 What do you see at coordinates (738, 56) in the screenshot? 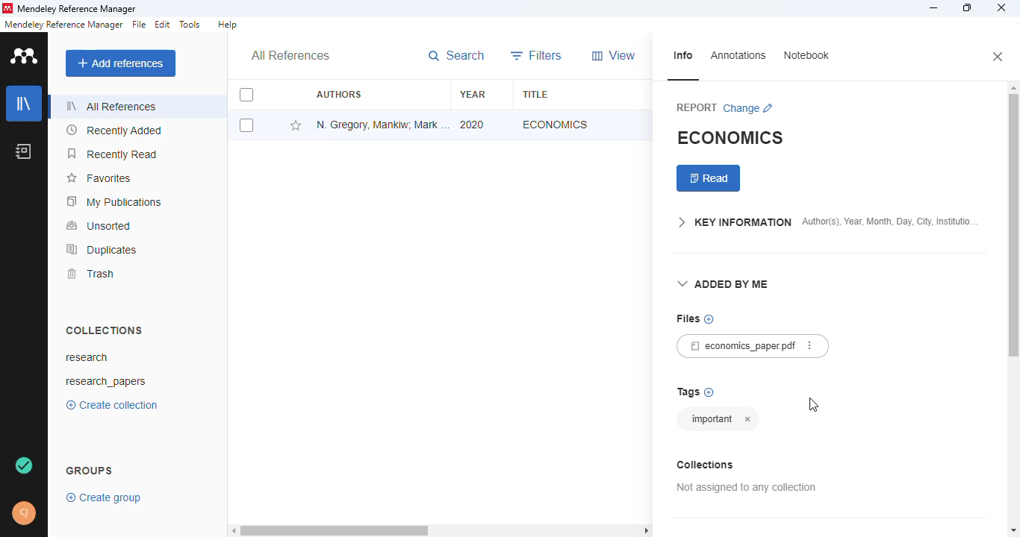
I see `annotations` at bounding box center [738, 56].